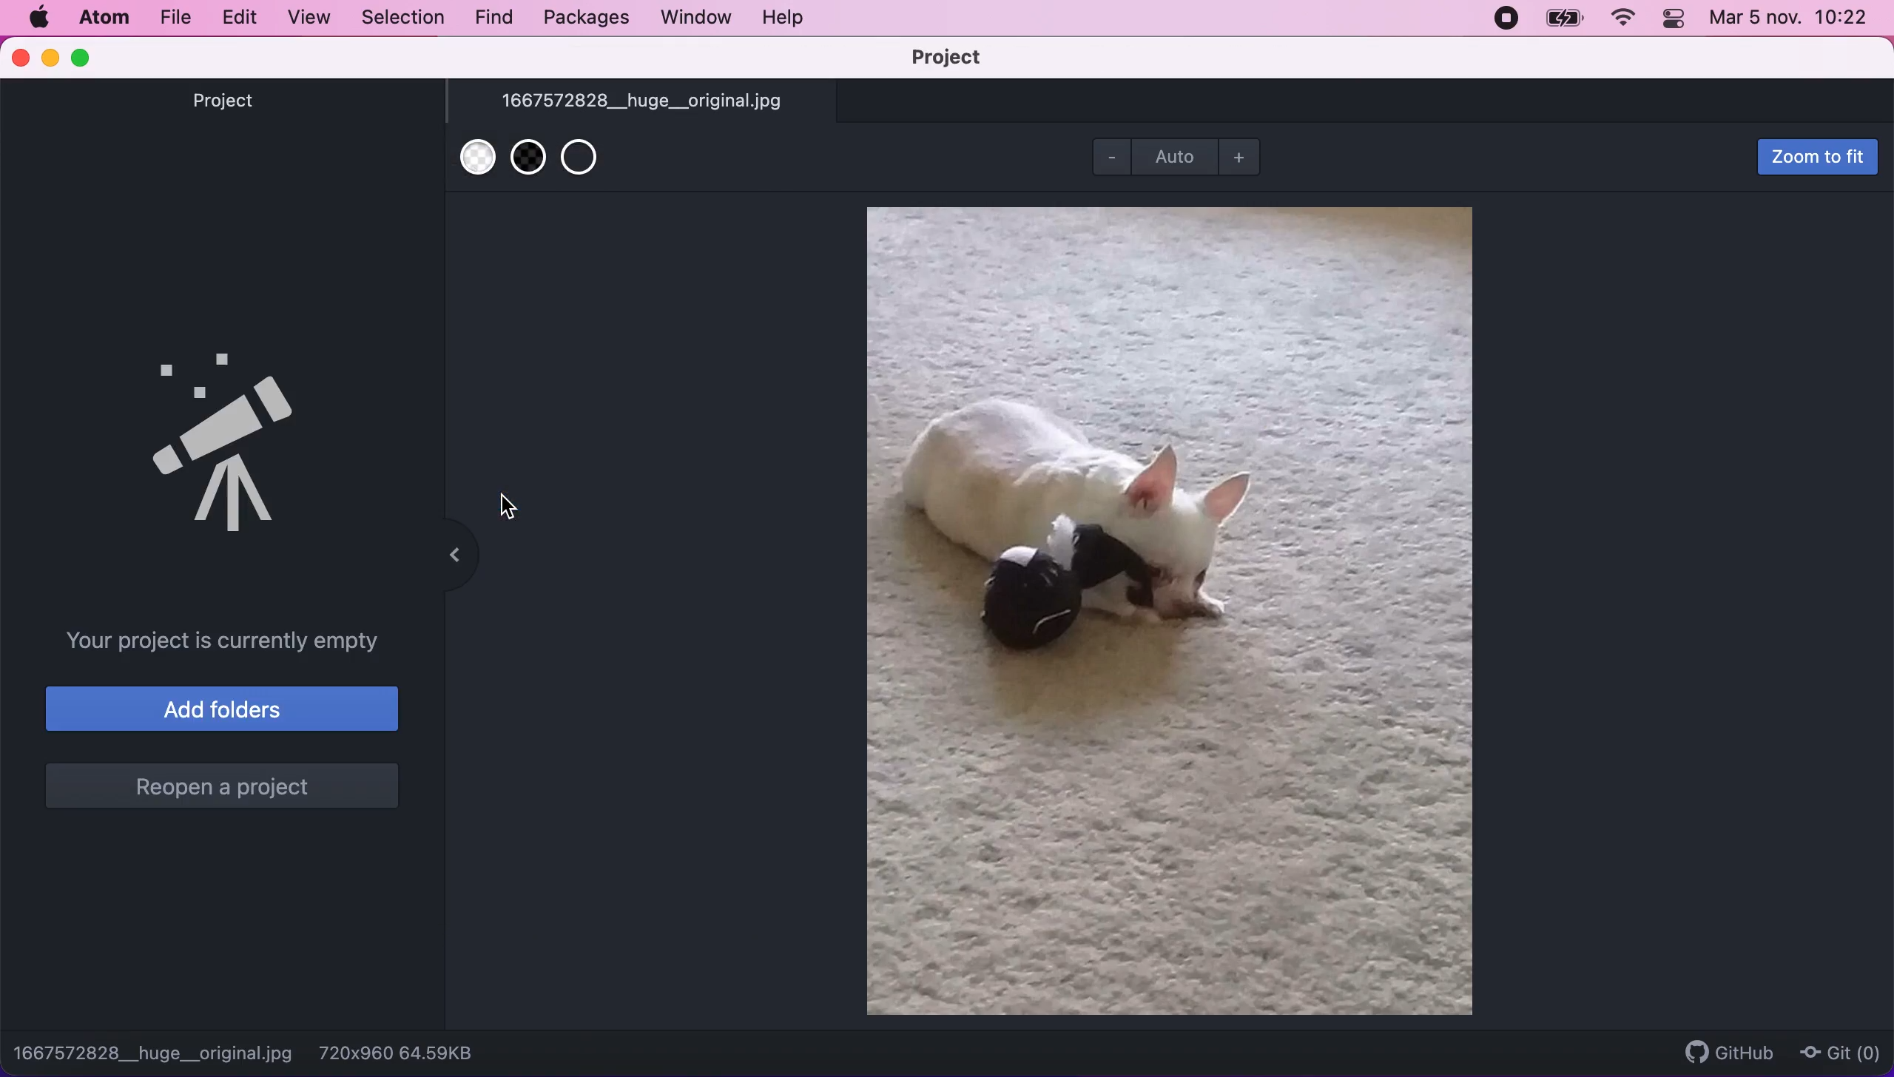 This screenshot has height=1077, width=1894. I want to click on show/hide, so click(450, 556).